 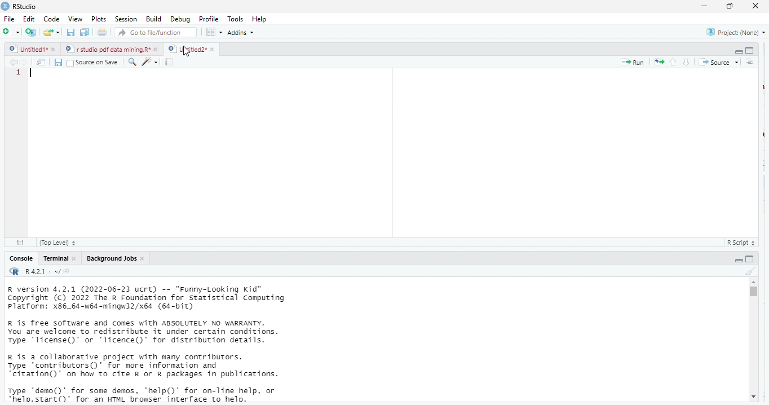 I want to click on maximize, so click(x=731, y=7).